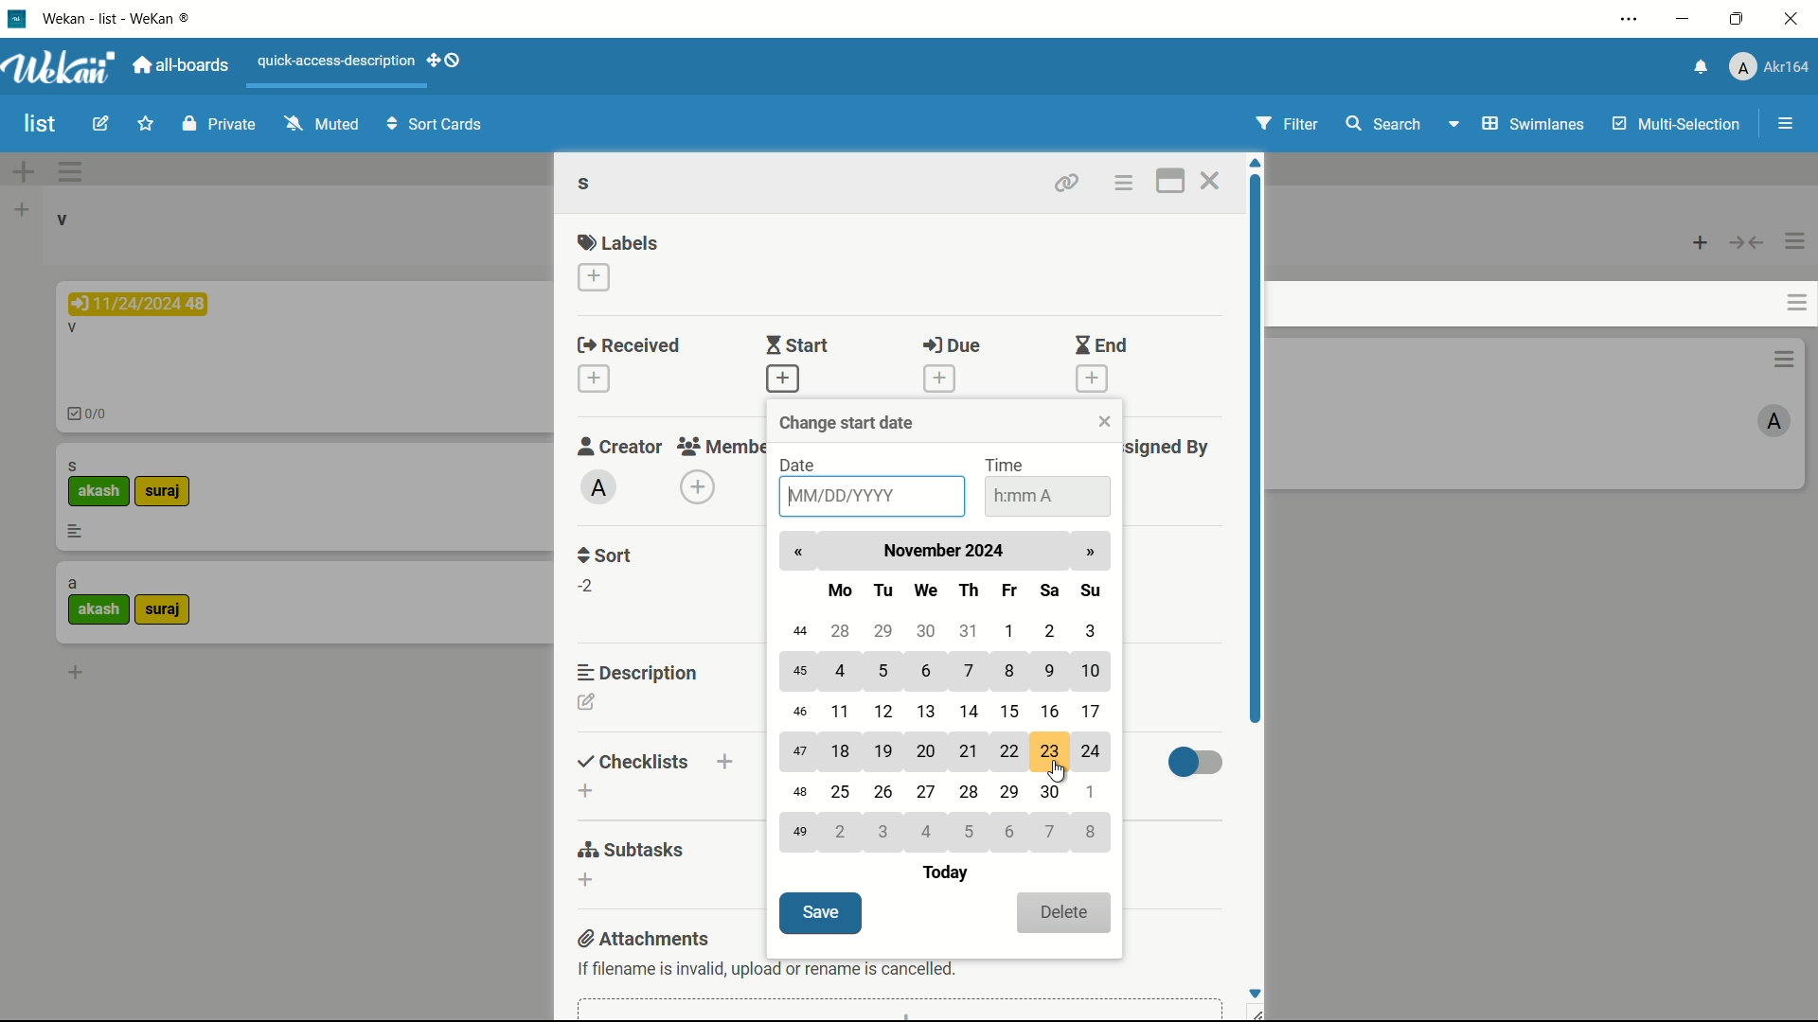 This screenshot has height=1022, width=1818. I want to click on sort, so click(605, 555).